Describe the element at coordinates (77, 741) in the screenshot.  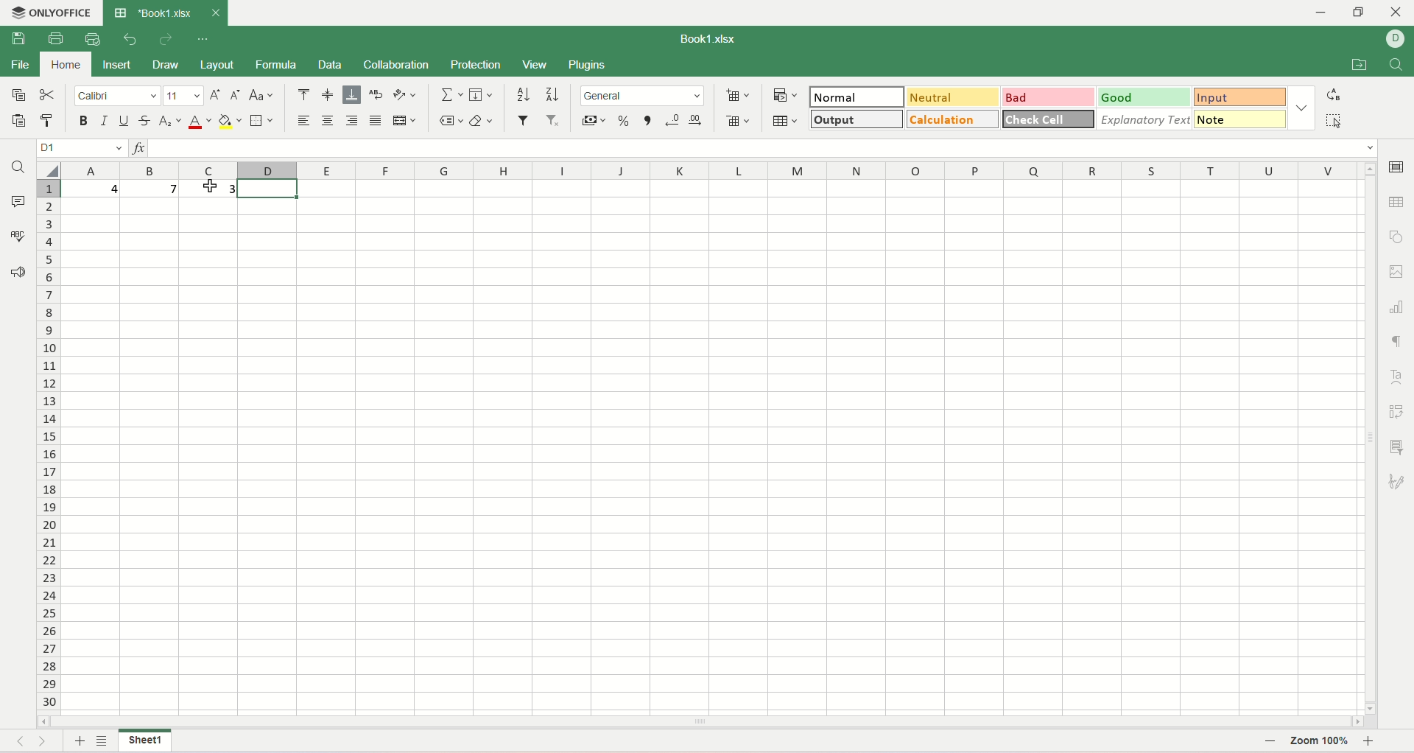
I see `add sheet` at that location.